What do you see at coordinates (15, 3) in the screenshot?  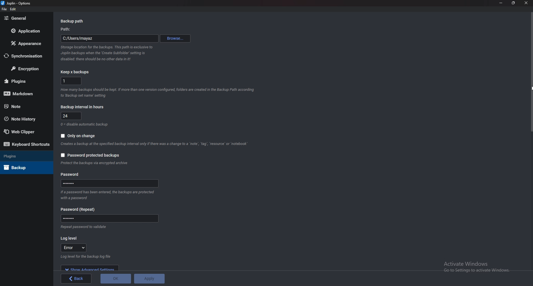 I see `Joplin` at bounding box center [15, 3].